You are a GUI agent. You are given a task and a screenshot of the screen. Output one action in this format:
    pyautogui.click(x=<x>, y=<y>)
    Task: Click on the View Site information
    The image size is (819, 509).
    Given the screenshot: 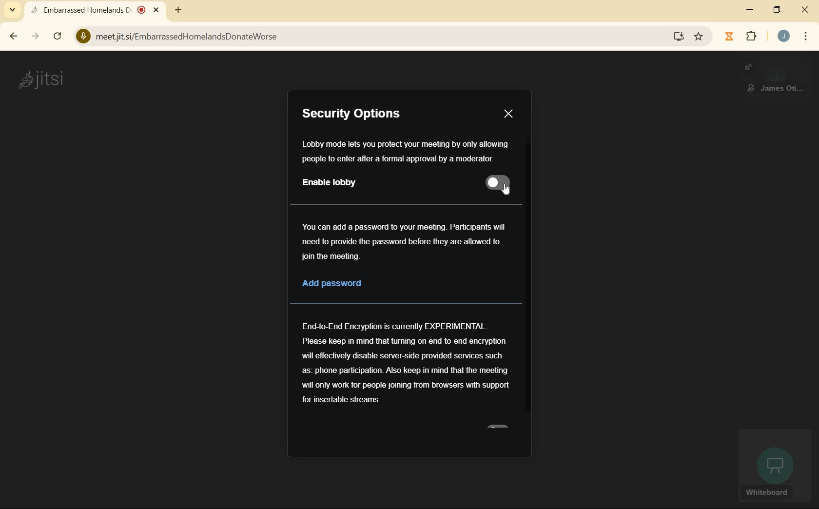 What is the action you would take?
    pyautogui.click(x=82, y=36)
    